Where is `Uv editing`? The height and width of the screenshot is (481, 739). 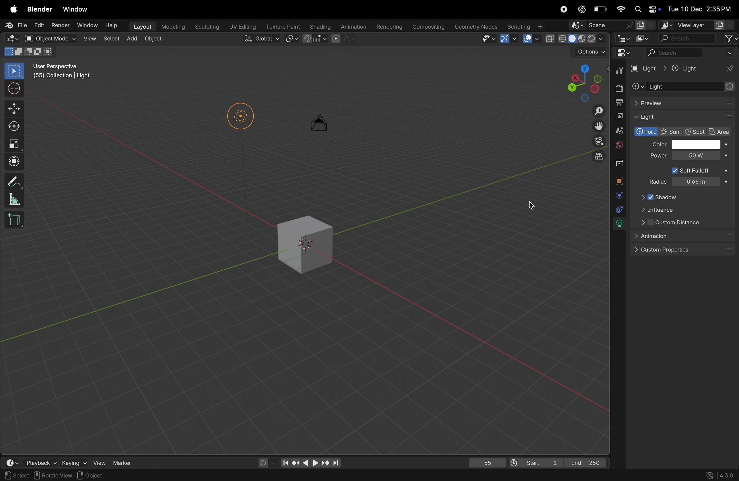 Uv editing is located at coordinates (241, 26).